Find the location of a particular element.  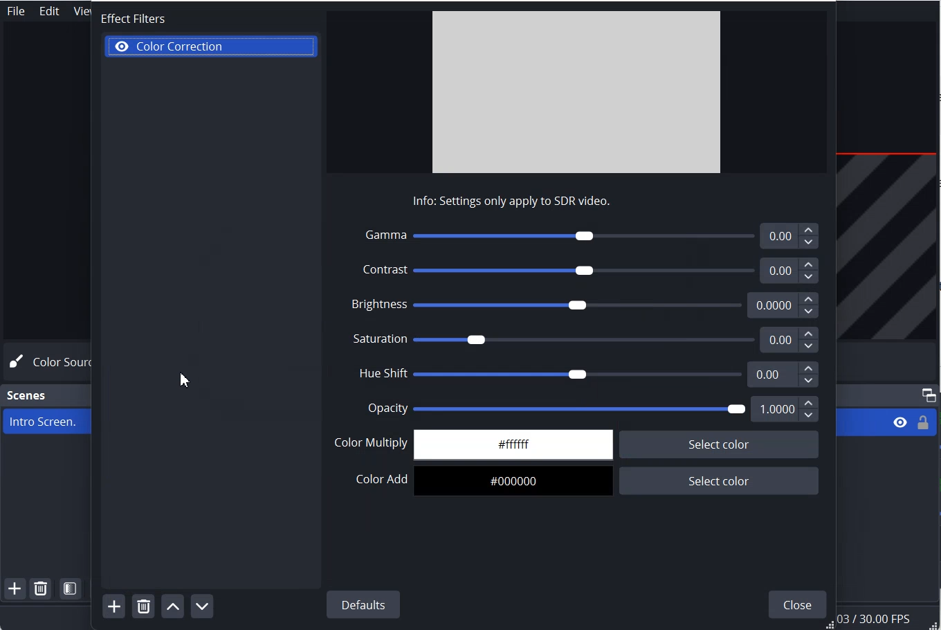

Remove selected filter is located at coordinates (143, 606).